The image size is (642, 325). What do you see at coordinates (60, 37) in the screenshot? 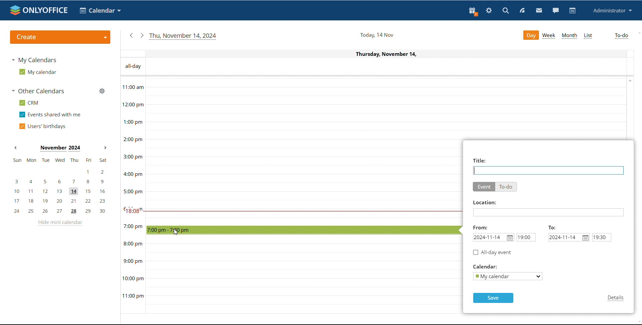
I see `create` at bounding box center [60, 37].